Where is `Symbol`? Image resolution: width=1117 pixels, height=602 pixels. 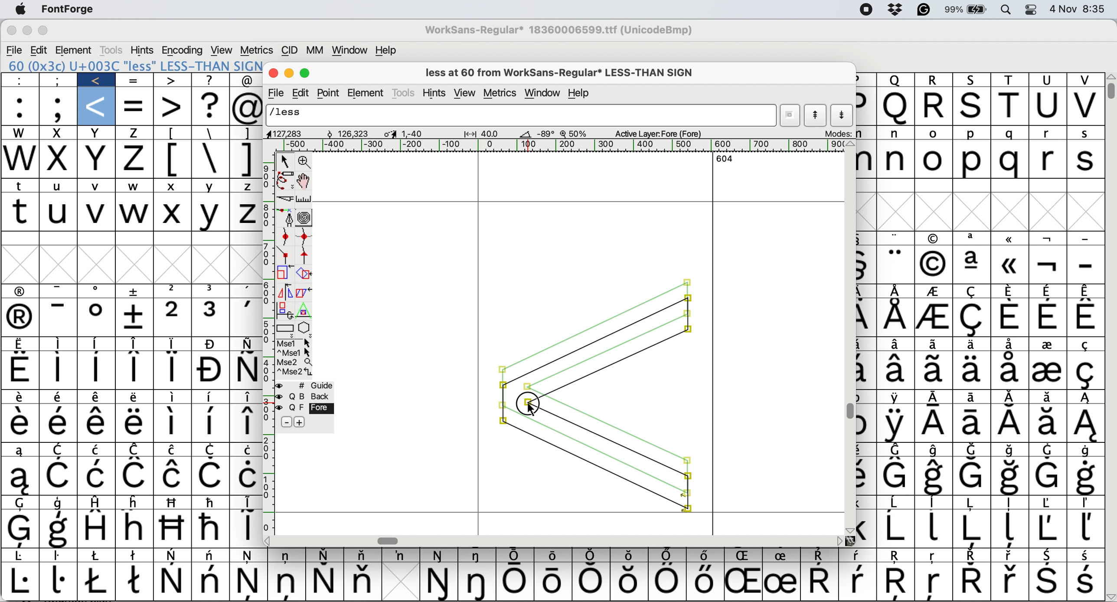
Symbol is located at coordinates (934, 318).